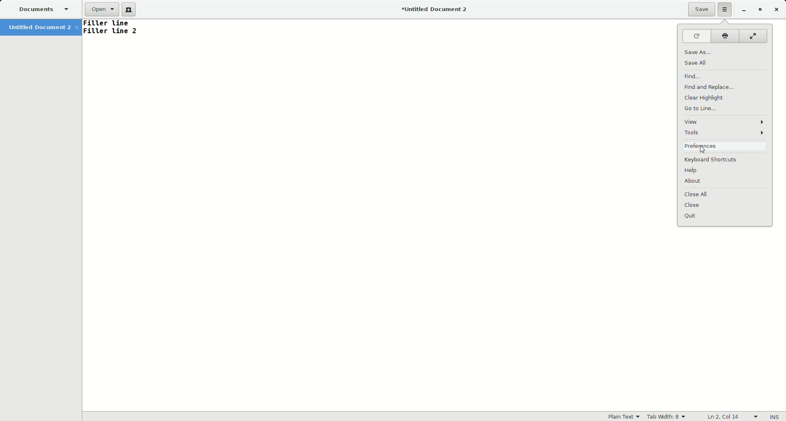  Describe the element at coordinates (131, 9) in the screenshot. I see `New` at that location.